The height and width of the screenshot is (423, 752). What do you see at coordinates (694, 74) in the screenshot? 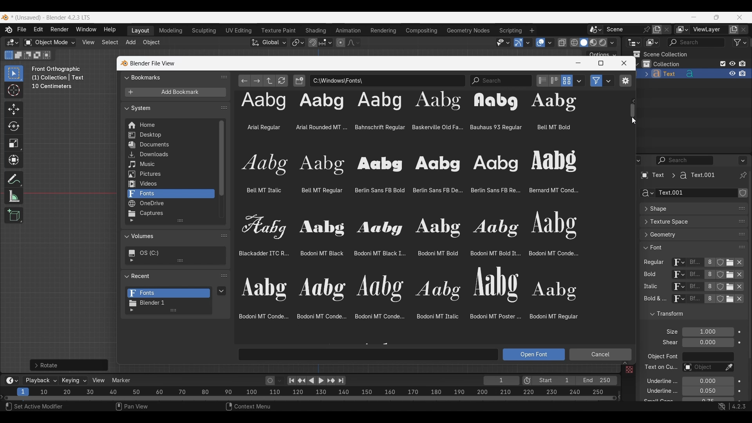
I see `Text object added to collection` at bounding box center [694, 74].